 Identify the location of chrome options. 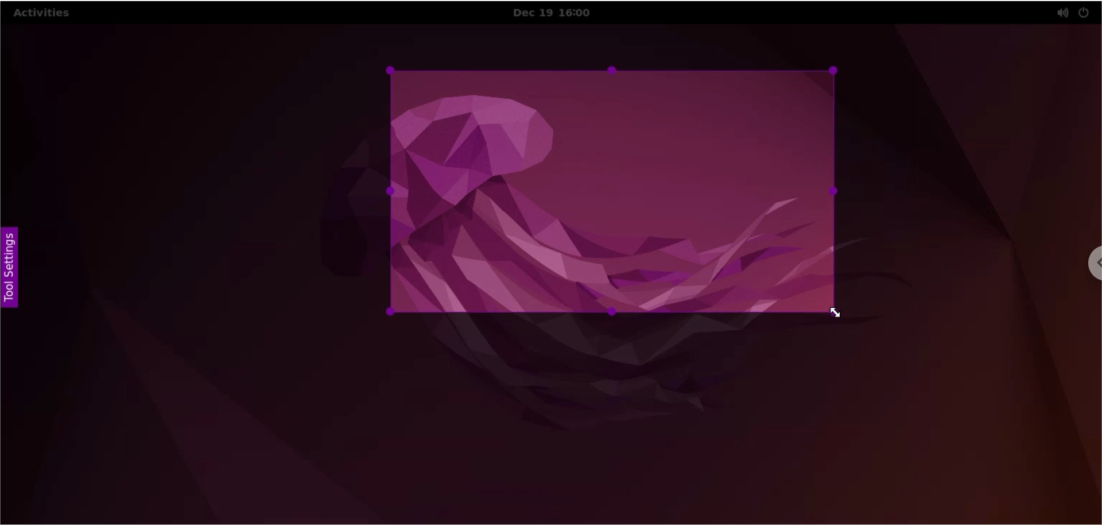
(1082, 269).